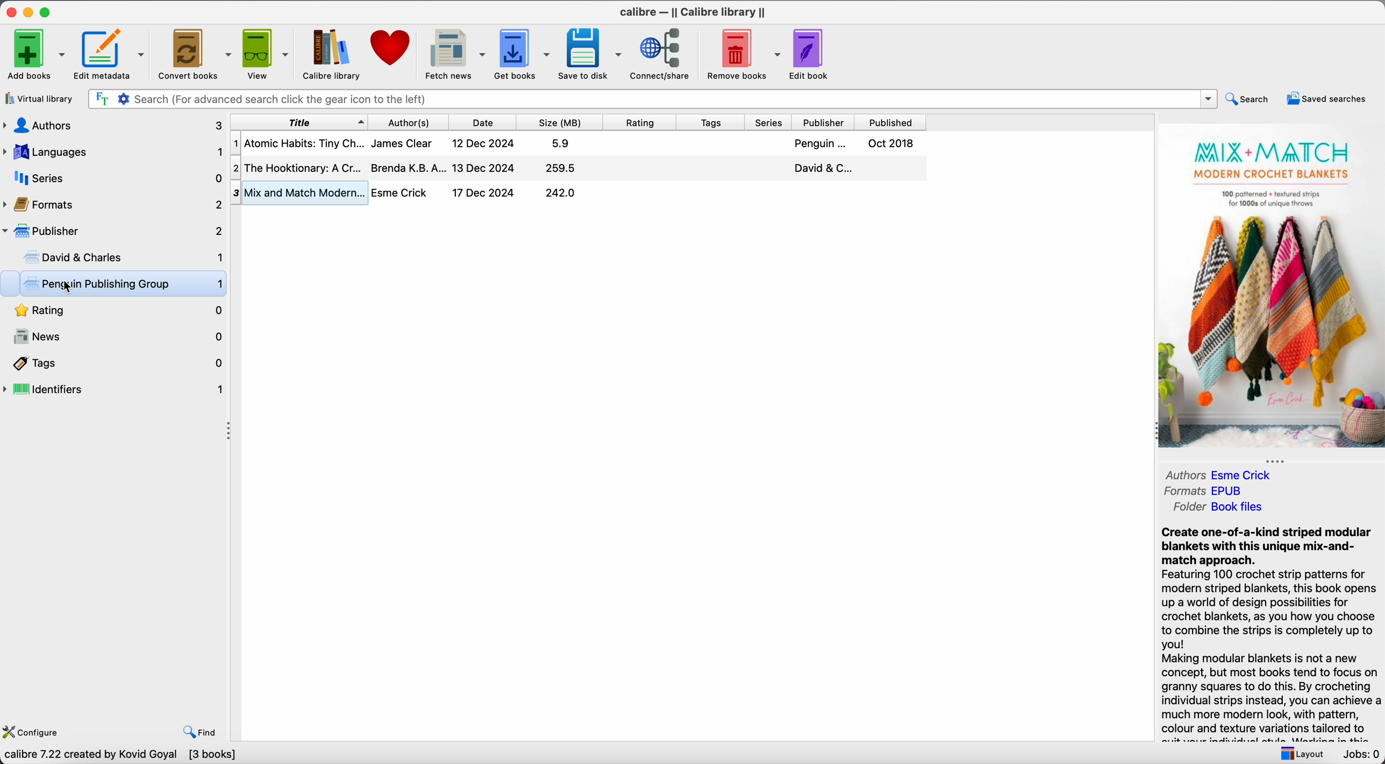 The height and width of the screenshot is (764, 1385). What do you see at coordinates (35, 53) in the screenshot?
I see `add books` at bounding box center [35, 53].